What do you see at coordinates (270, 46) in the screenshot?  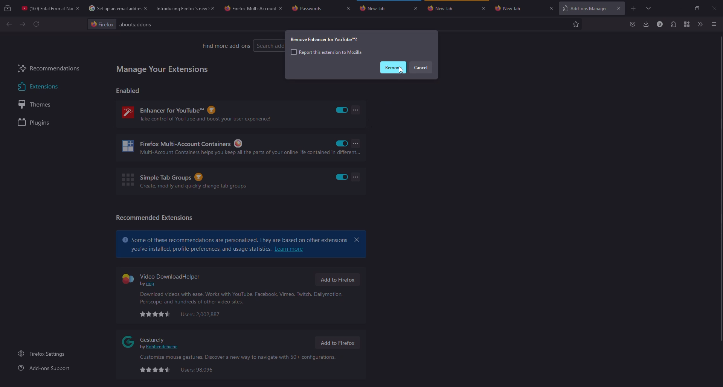 I see `search` at bounding box center [270, 46].